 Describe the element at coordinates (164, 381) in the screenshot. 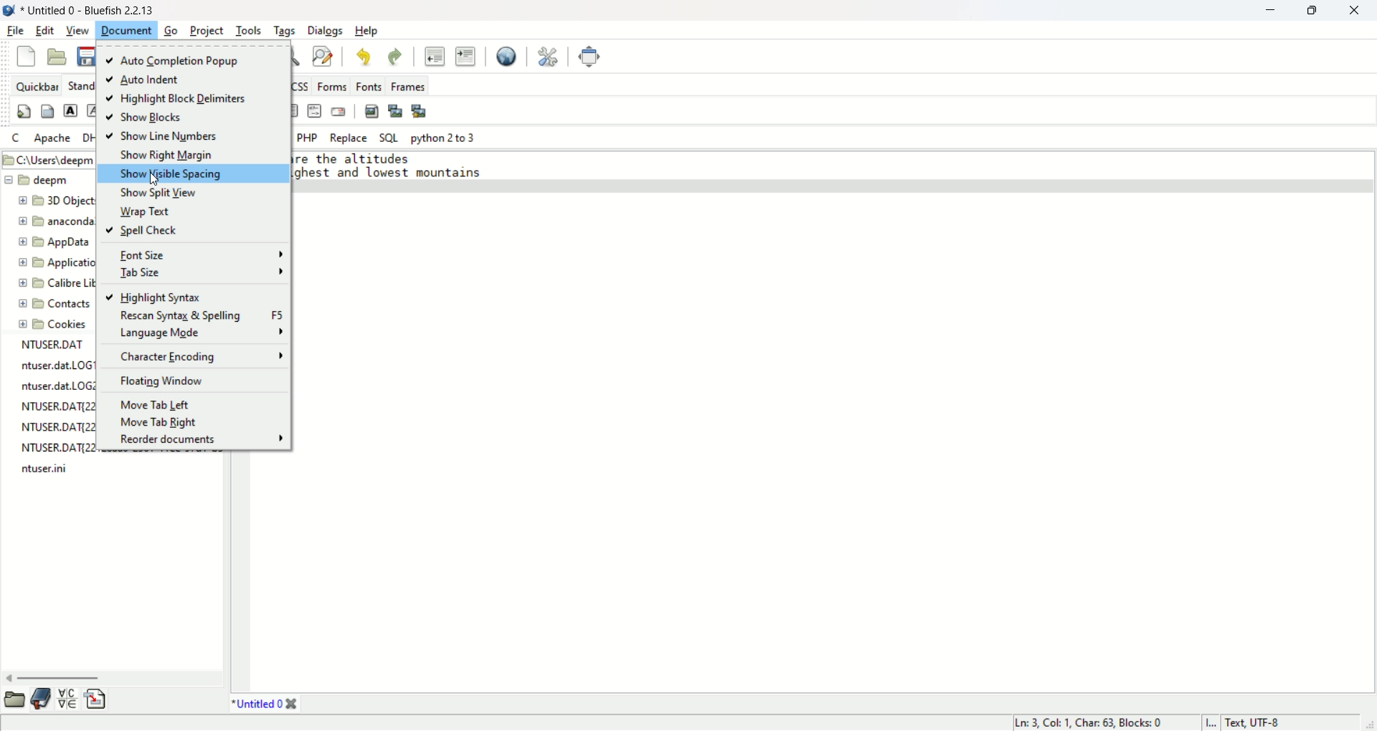

I see `floating window` at that location.